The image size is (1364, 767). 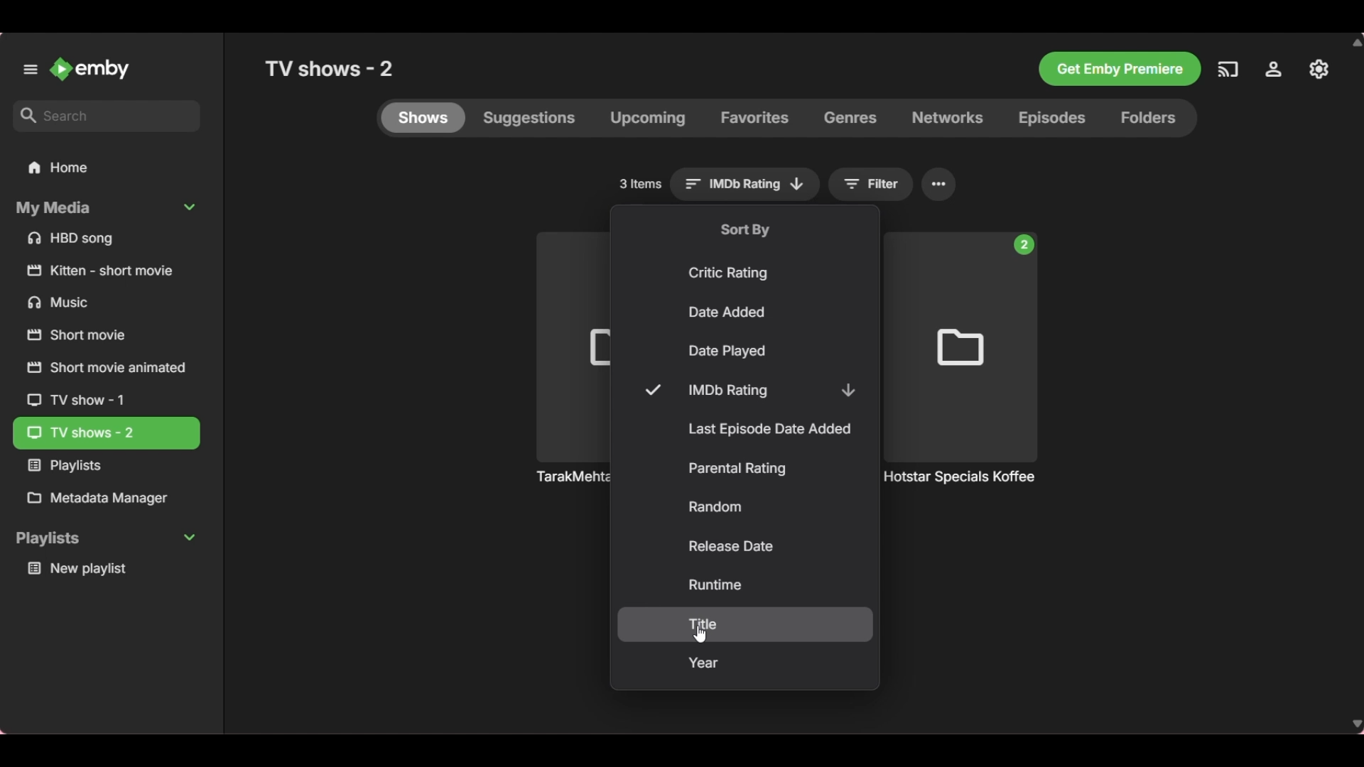 What do you see at coordinates (745, 469) in the screenshot?
I see `Sort by Parental rating` at bounding box center [745, 469].